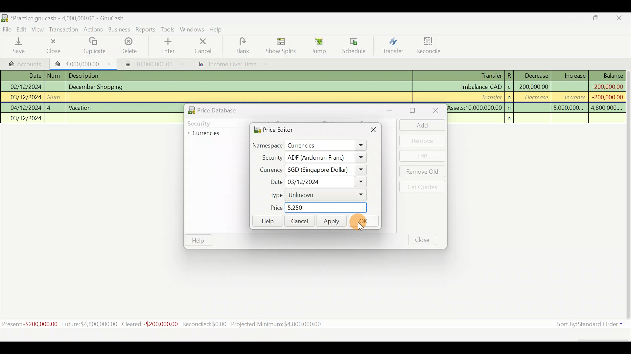 The image size is (631, 354). Describe the element at coordinates (56, 97) in the screenshot. I see `num` at that location.